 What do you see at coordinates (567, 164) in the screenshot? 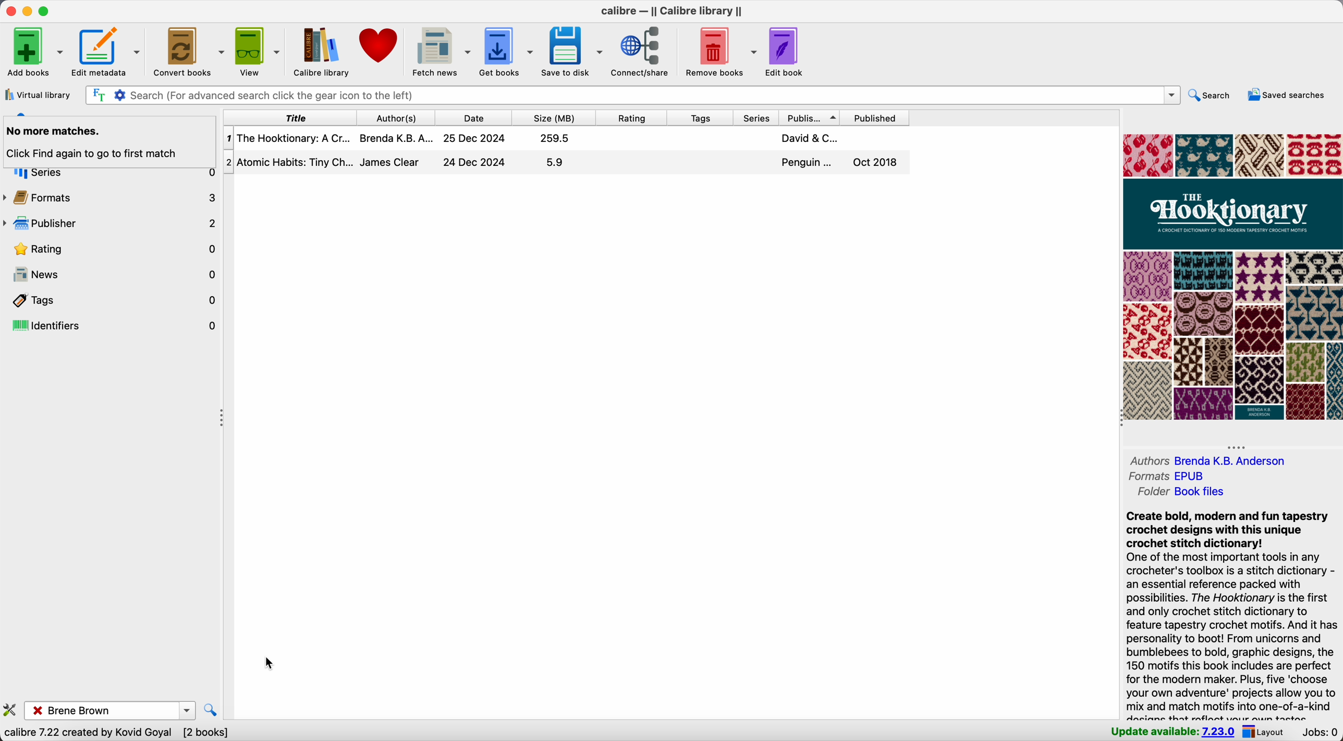
I see `second book` at bounding box center [567, 164].